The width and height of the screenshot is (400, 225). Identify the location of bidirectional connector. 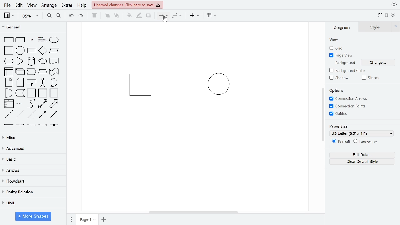
(43, 114).